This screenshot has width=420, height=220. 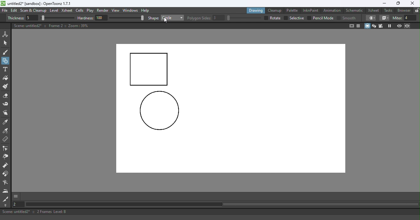 What do you see at coordinates (6, 140) in the screenshot?
I see `Ruler tool` at bounding box center [6, 140].